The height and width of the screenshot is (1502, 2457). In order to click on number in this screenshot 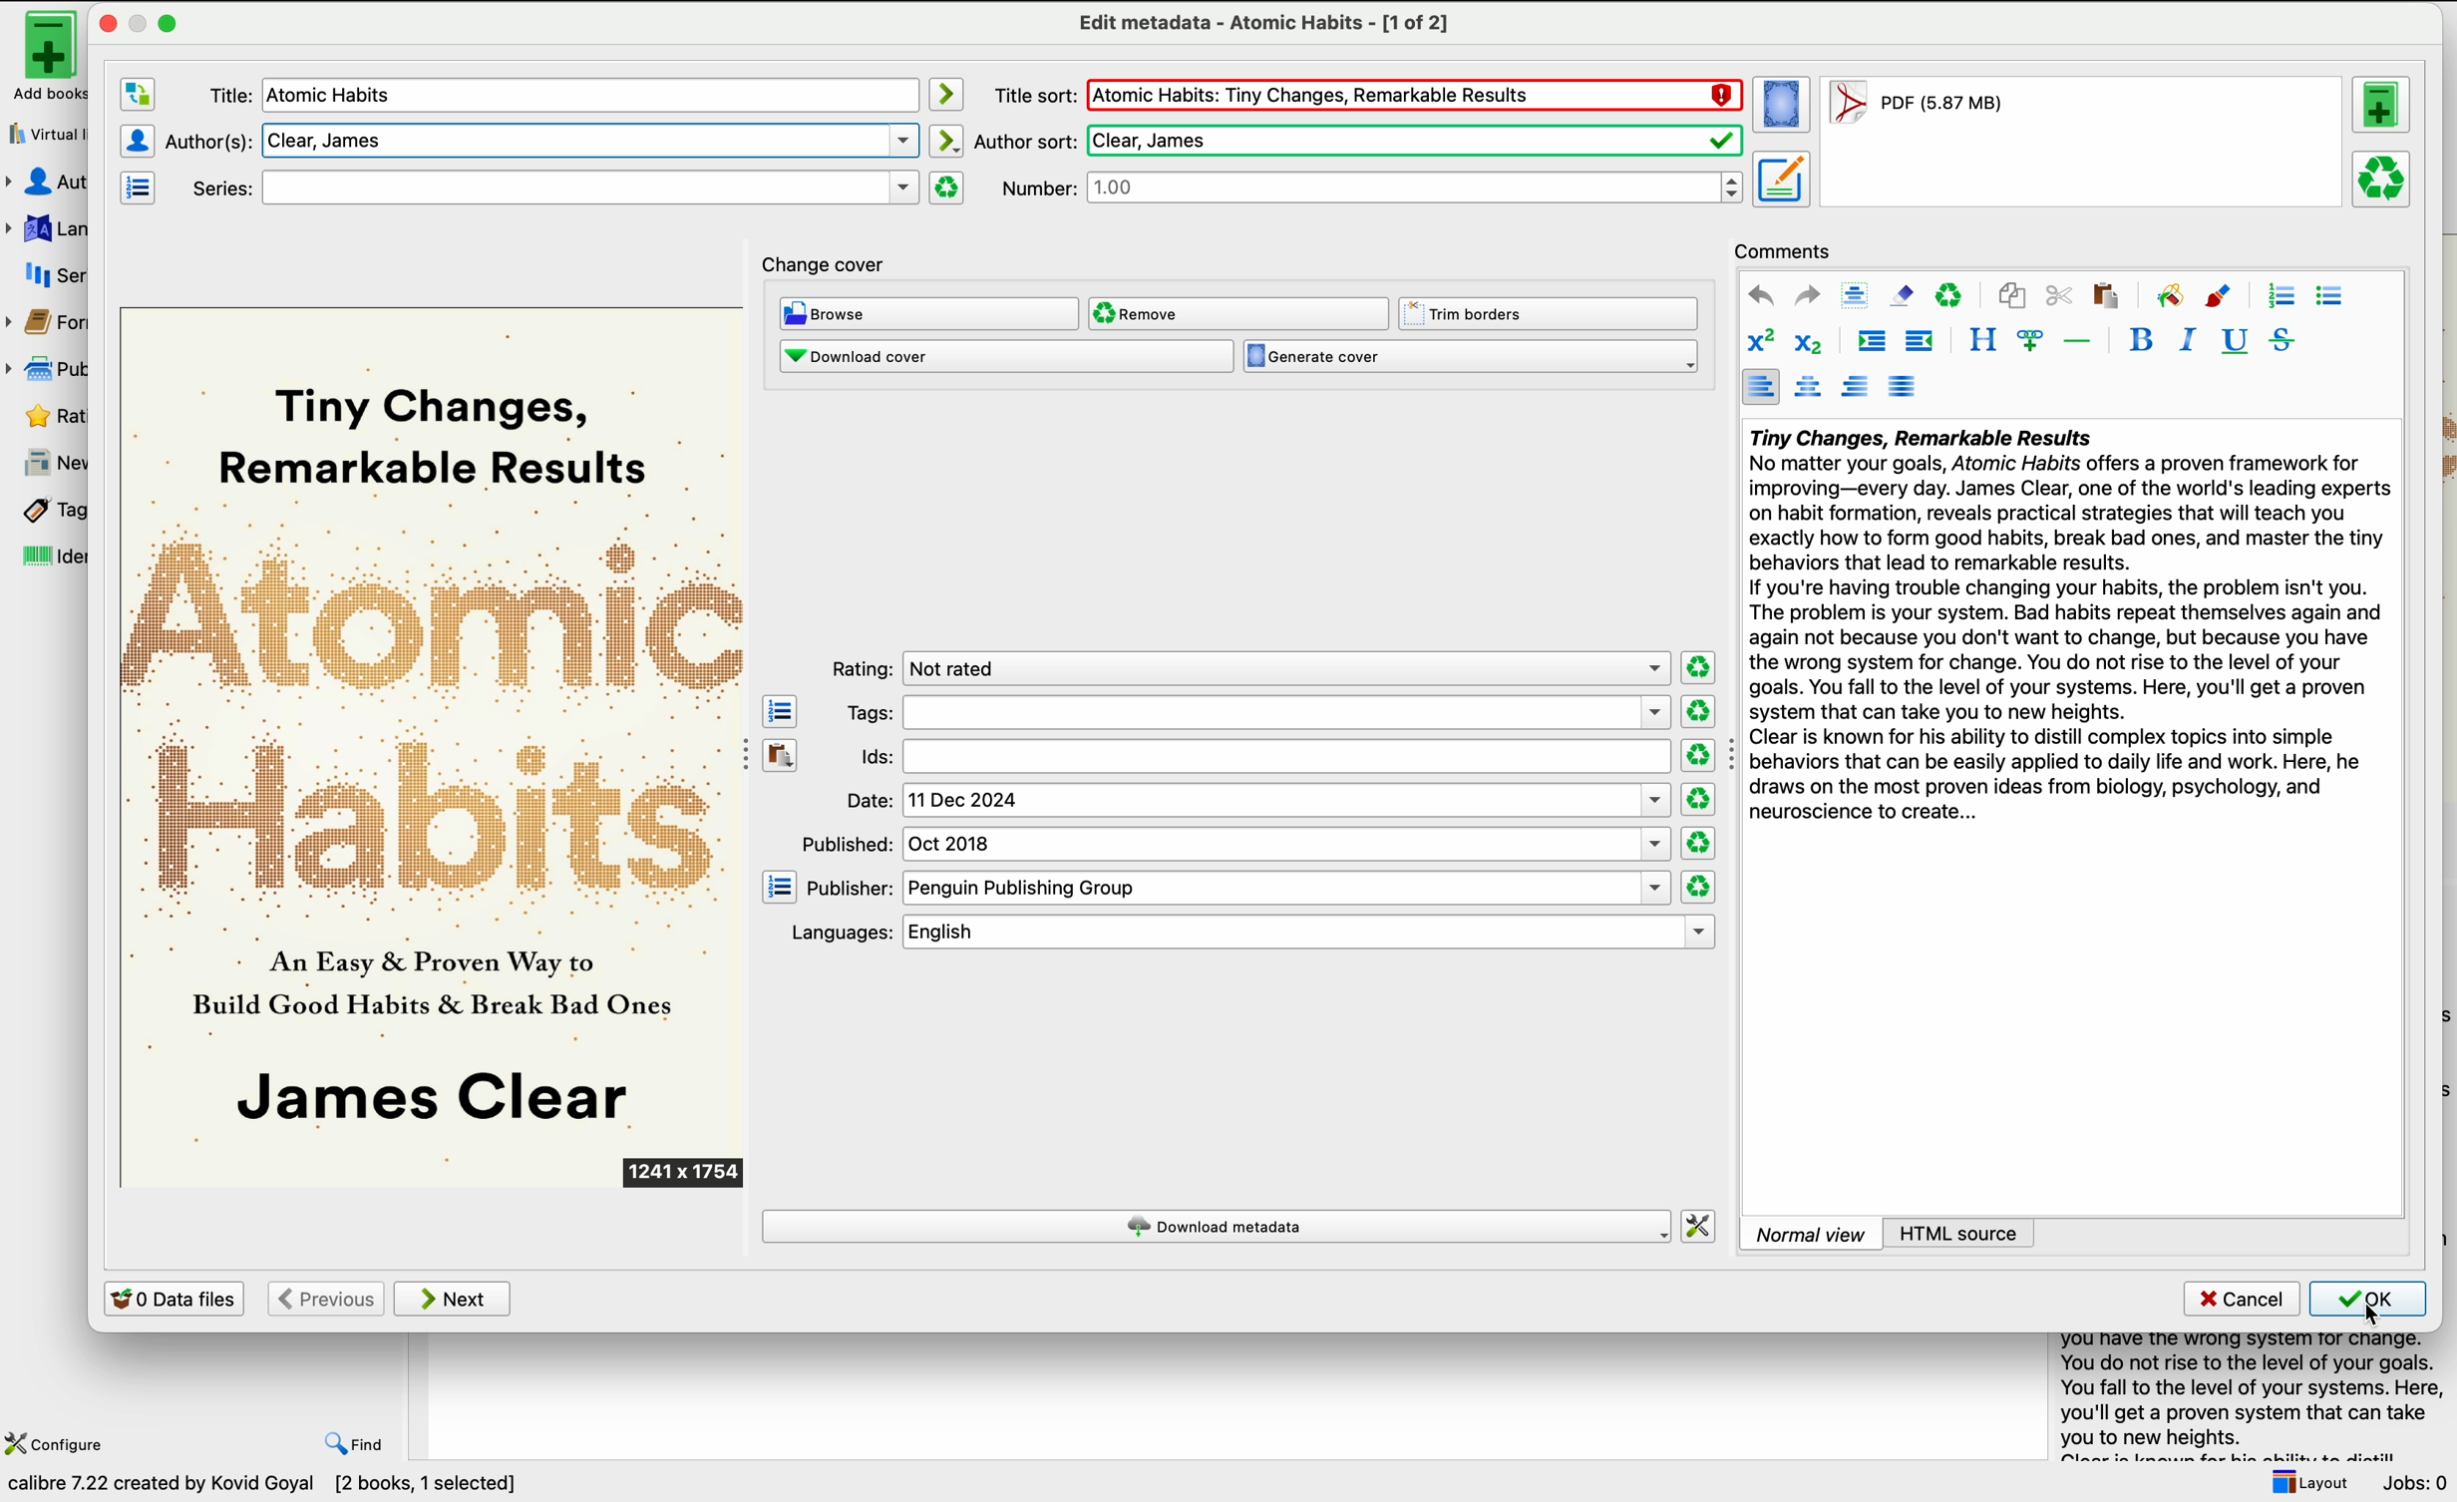, I will do `click(1373, 188)`.